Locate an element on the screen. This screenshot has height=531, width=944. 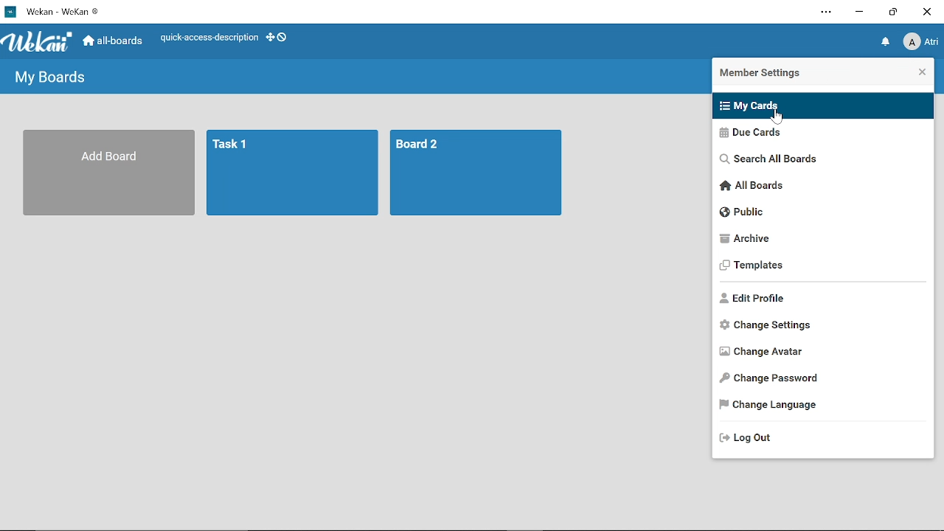
Wekan logo is located at coordinates (38, 43).